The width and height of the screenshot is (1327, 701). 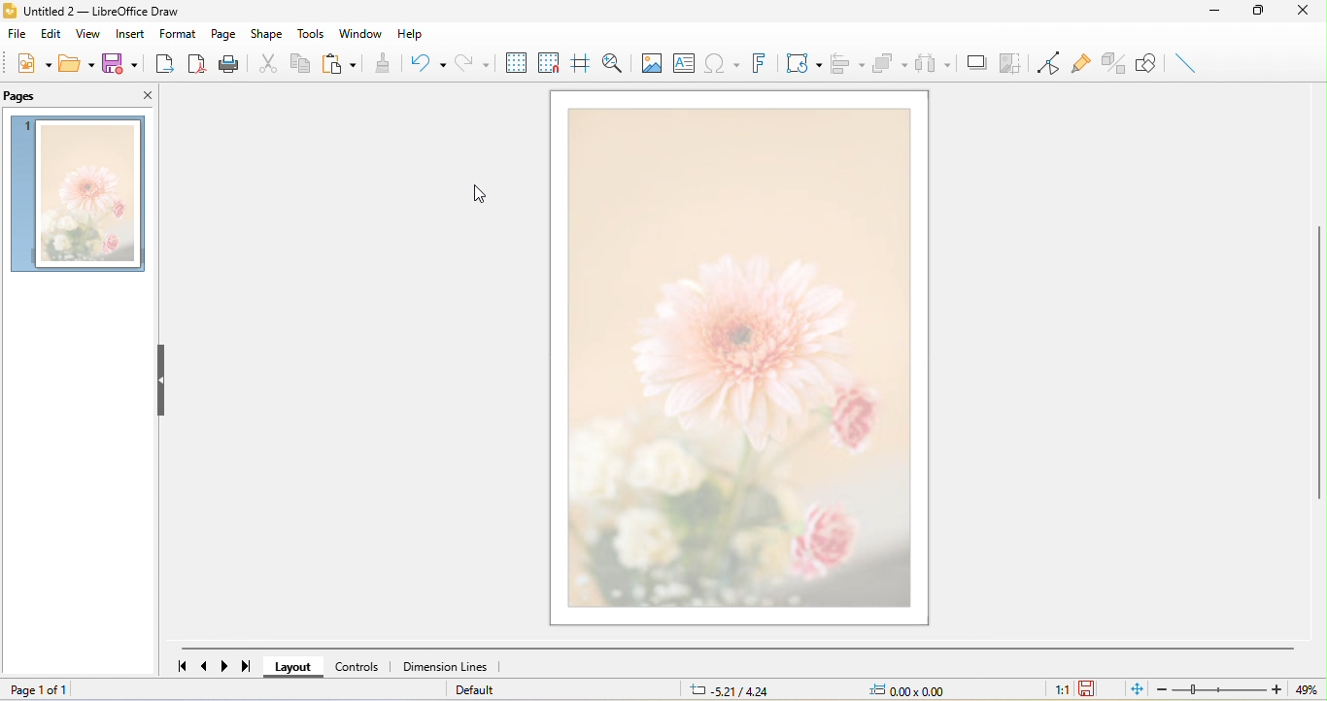 What do you see at coordinates (476, 59) in the screenshot?
I see `redo` at bounding box center [476, 59].